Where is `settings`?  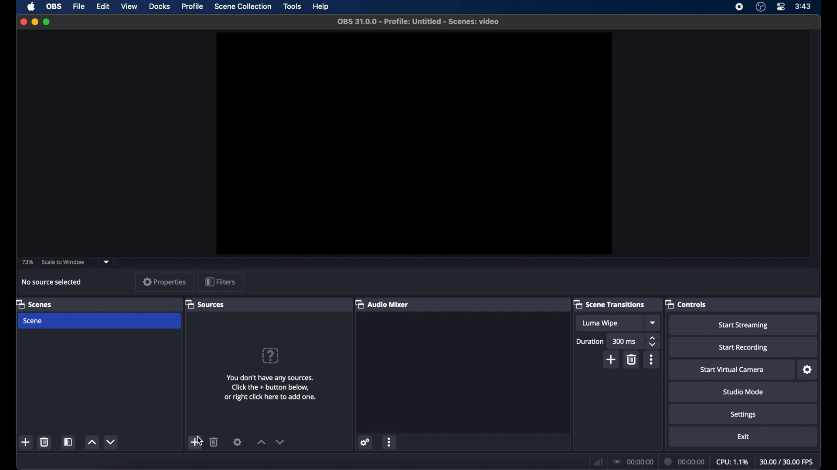 settings is located at coordinates (744, 415).